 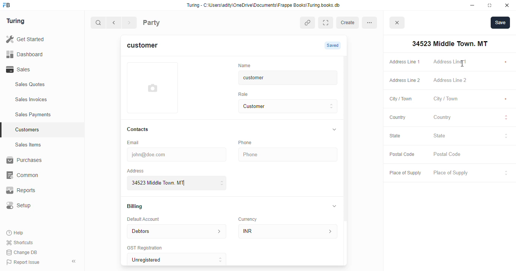 What do you see at coordinates (372, 22) in the screenshot?
I see `more options` at bounding box center [372, 22].